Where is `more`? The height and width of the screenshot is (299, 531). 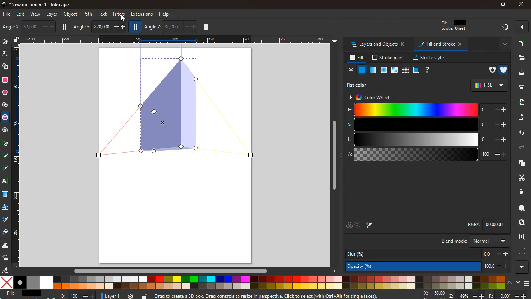
more is located at coordinates (521, 267).